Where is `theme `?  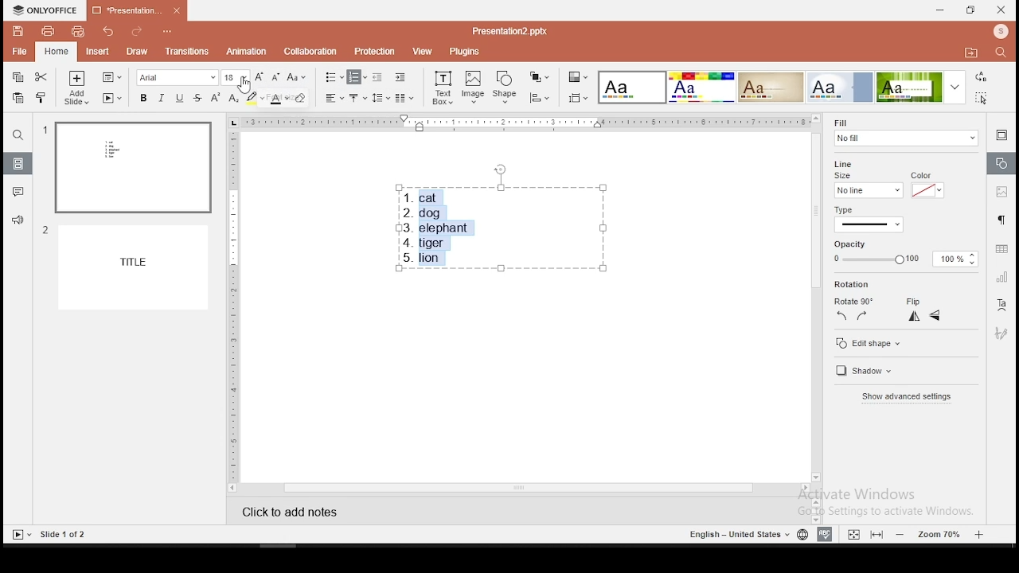
theme  is located at coordinates (841, 87).